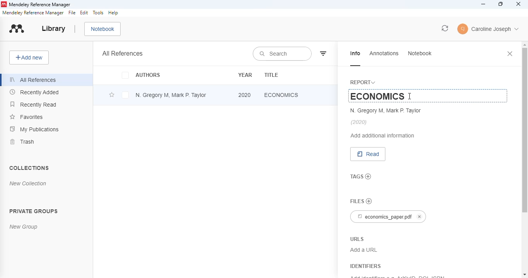 This screenshot has height=278, width=528. Describe the element at coordinates (24, 226) in the screenshot. I see `new group` at that location.